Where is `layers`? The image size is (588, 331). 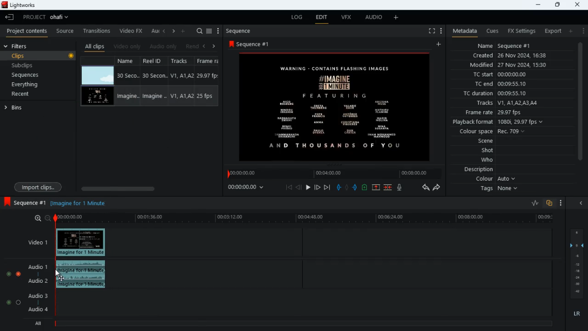
layers is located at coordinates (578, 263).